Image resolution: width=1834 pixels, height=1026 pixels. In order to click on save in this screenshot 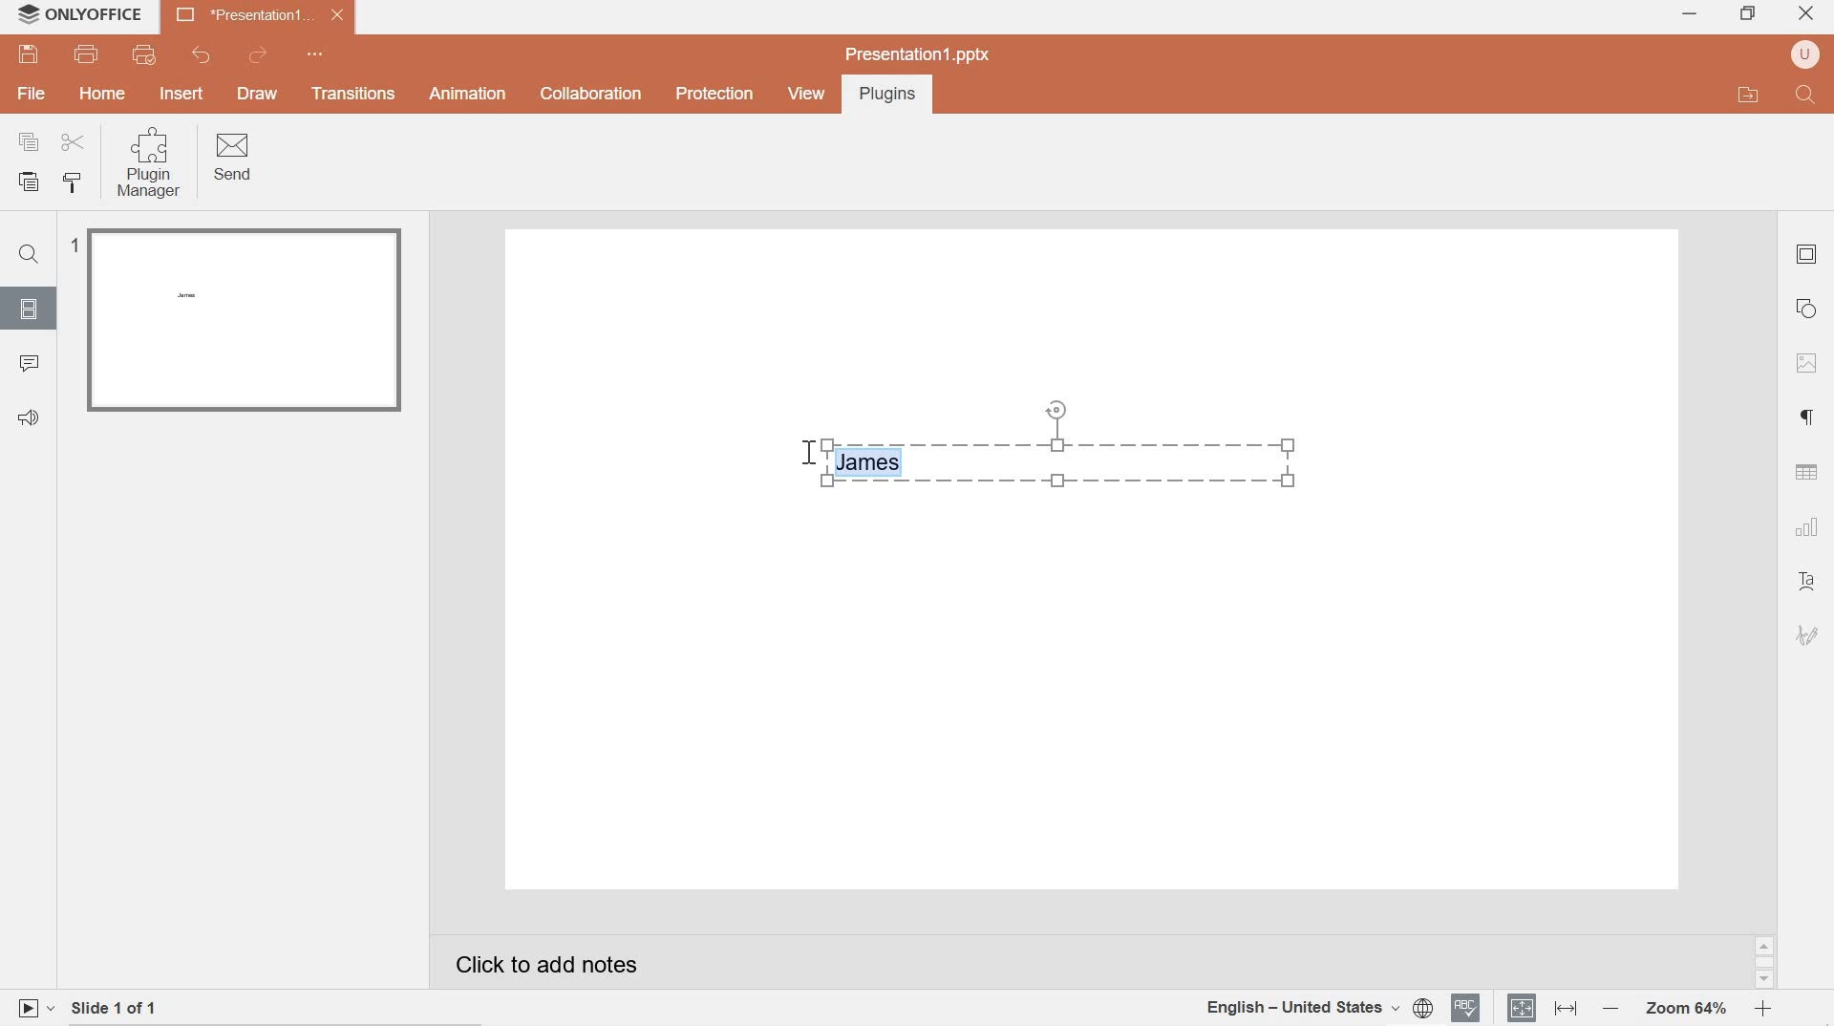, I will do `click(31, 54)`.